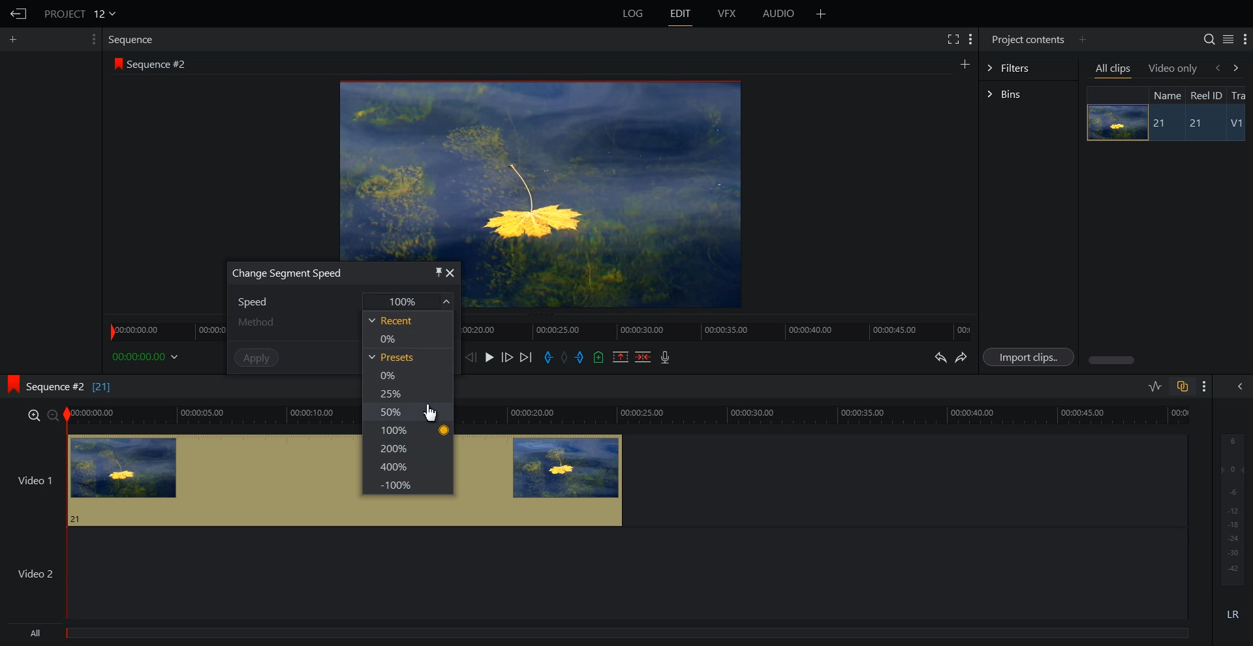 Image resolution: width=1253 pixels, height=646 pixels. I want to click on Import clips, so click(1031, 358).